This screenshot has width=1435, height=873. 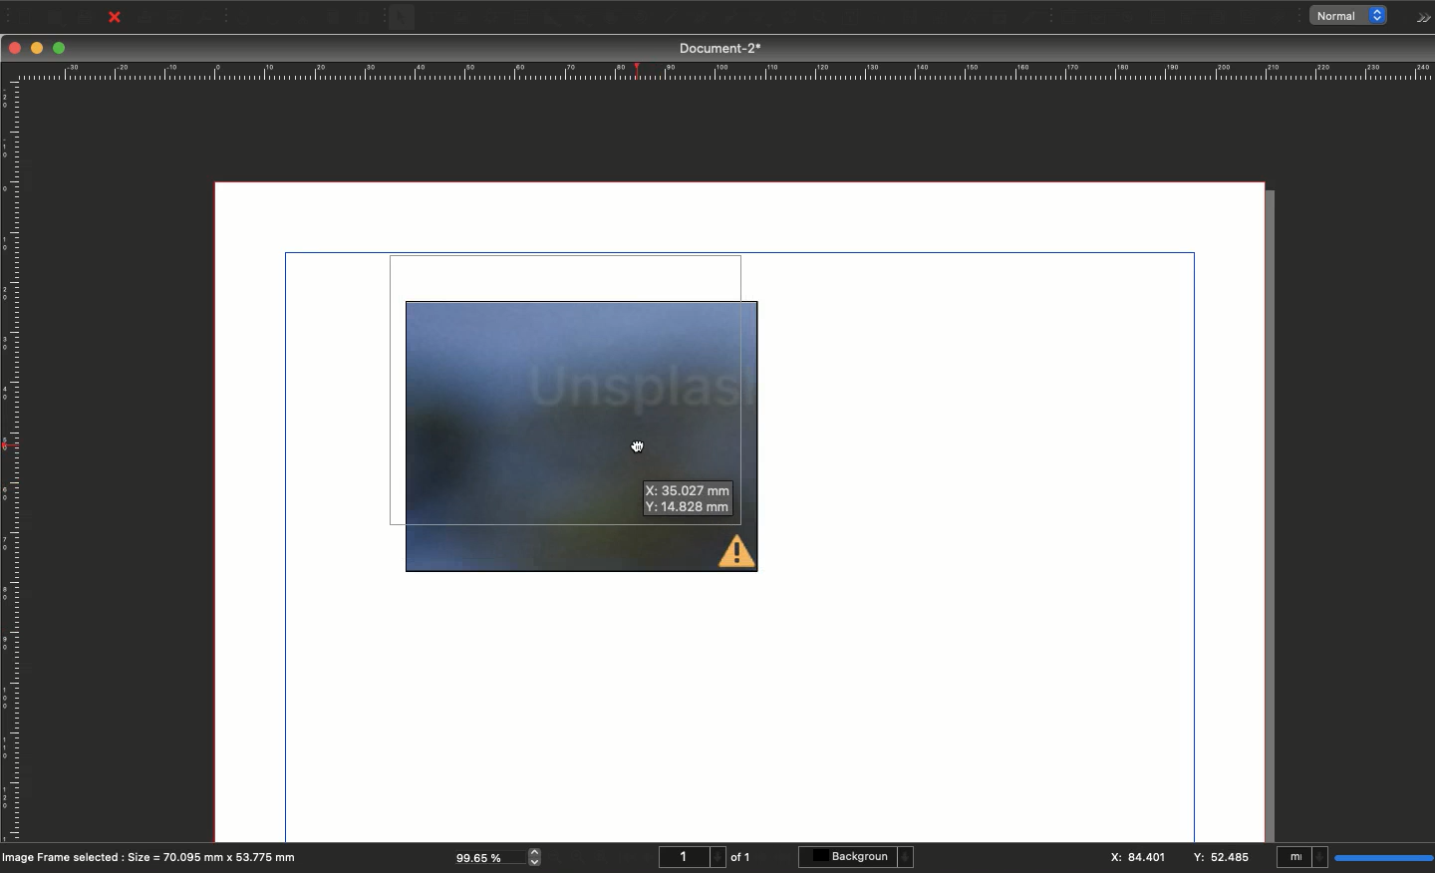 What do you see at coordinates (610, 19) in the screenshot?
I see `Arc` at bounding box center [610, 19].